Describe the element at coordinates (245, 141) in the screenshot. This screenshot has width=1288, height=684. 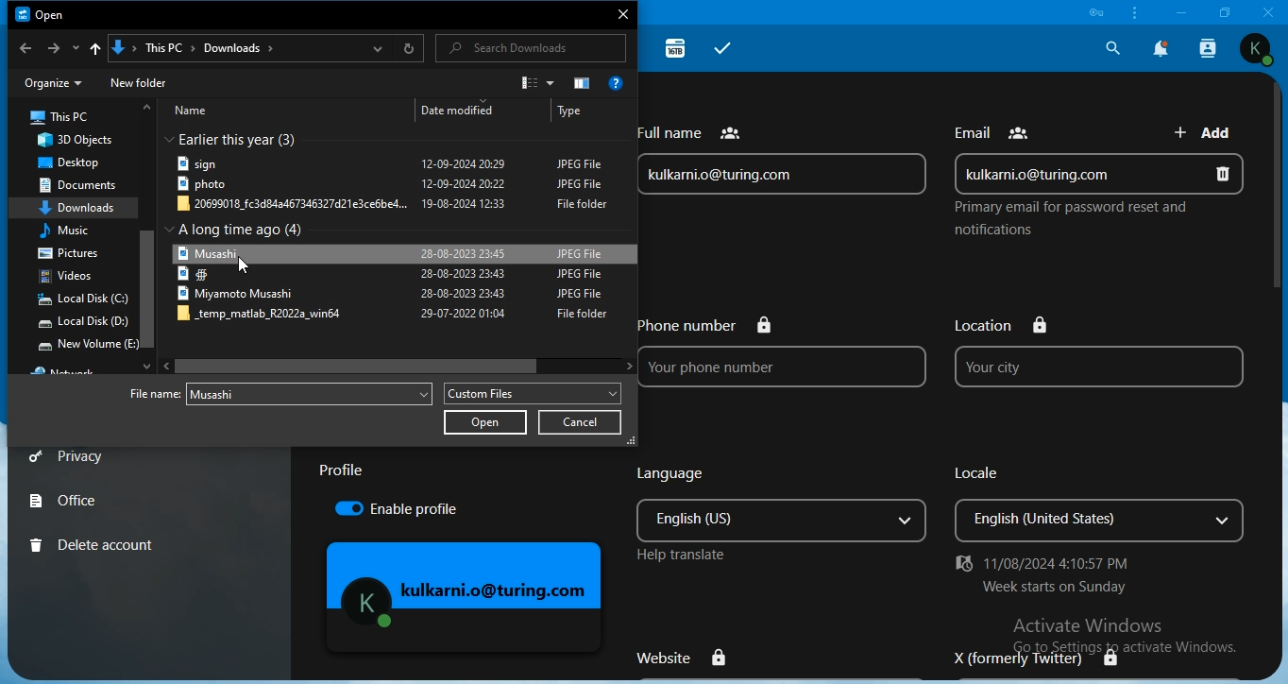
I see `earlier this year` at that location.